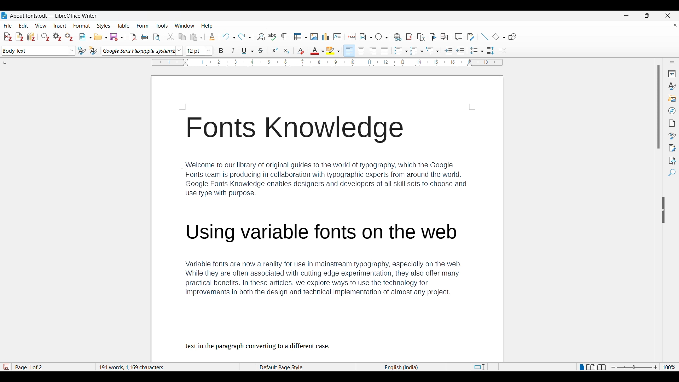 The image size is (679, 382). Describe the element at coordinates (479, 367) in the screenshot. I see `Standard selection` at that location.